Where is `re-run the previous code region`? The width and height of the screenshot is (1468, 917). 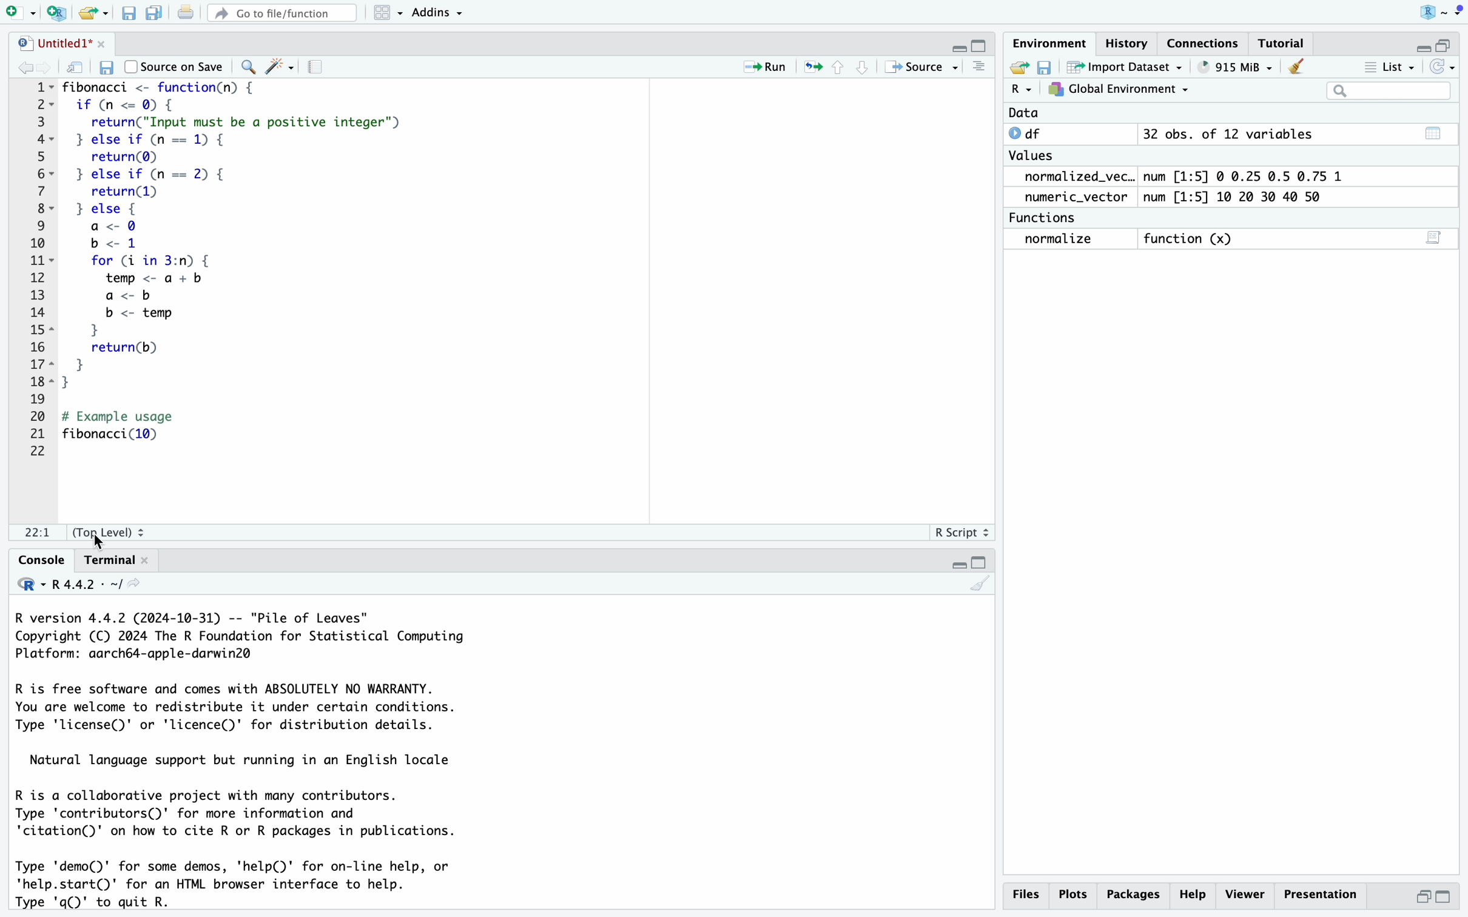
re-run the previous code region is located at coordinates (812, 65).